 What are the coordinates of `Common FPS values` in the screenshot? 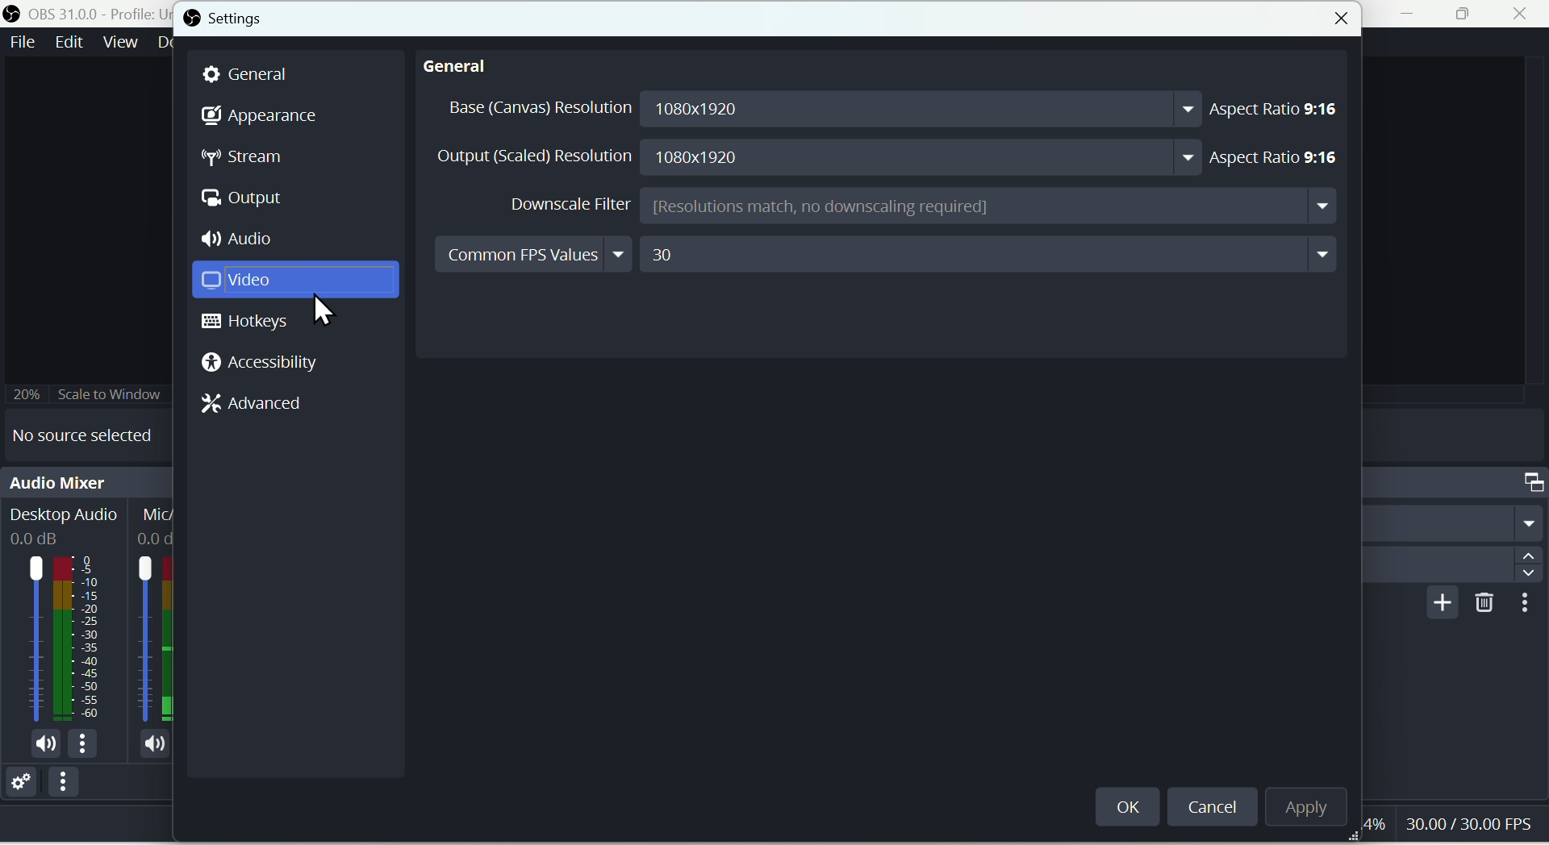 It's located at (888, 255).